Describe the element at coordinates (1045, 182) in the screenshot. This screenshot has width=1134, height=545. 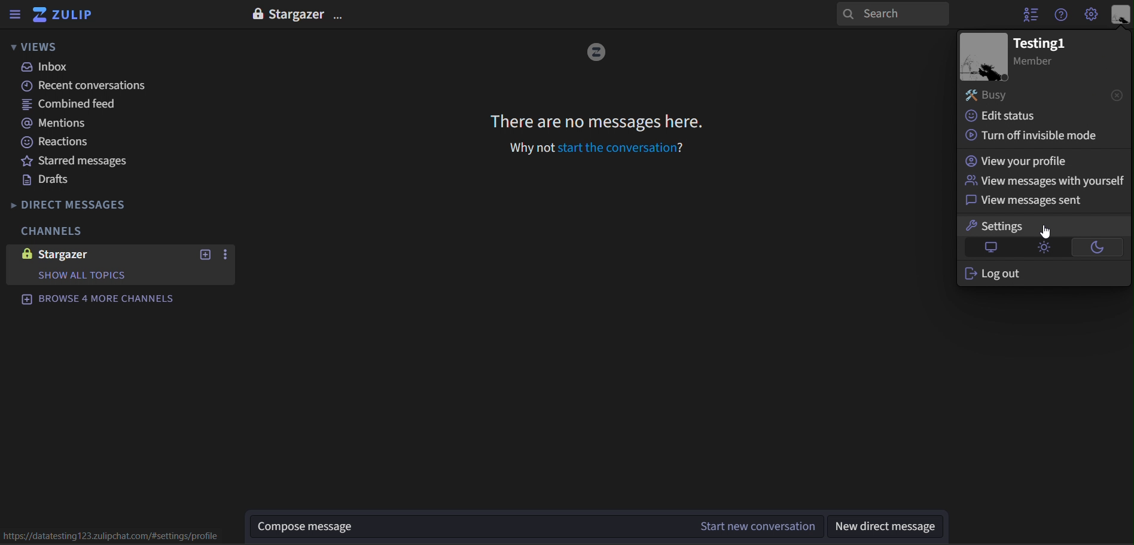
I see `view messages with yourself` at that location.